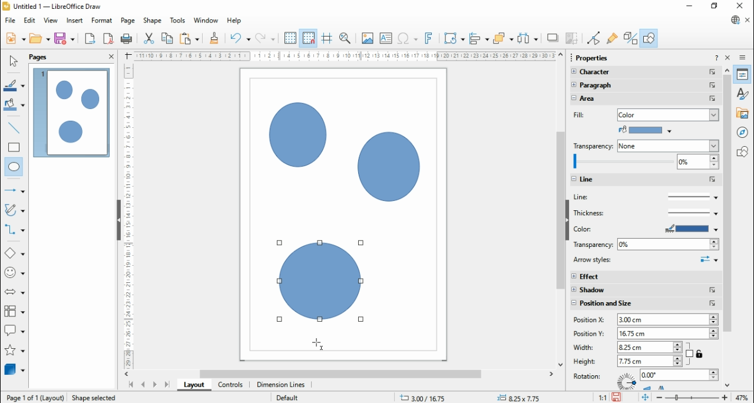 The image size is (754, 403). Describe the element at coordinates (265, 38) in the screenshot. I see `redo` at that location.